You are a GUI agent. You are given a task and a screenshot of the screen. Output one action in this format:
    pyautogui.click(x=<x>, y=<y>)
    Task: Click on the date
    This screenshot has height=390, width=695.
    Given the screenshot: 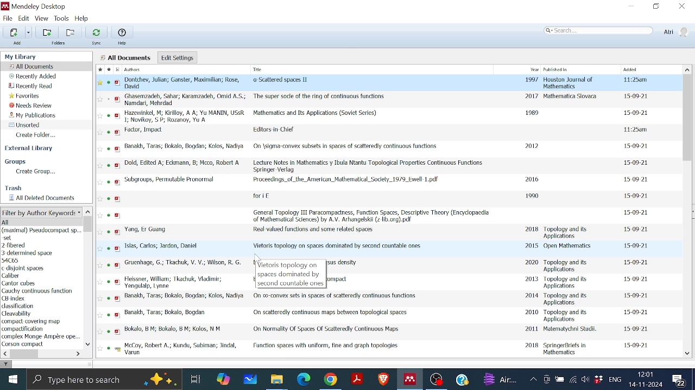 What is the action you would take?
    pyautogui.click(x=634, y=344)
    